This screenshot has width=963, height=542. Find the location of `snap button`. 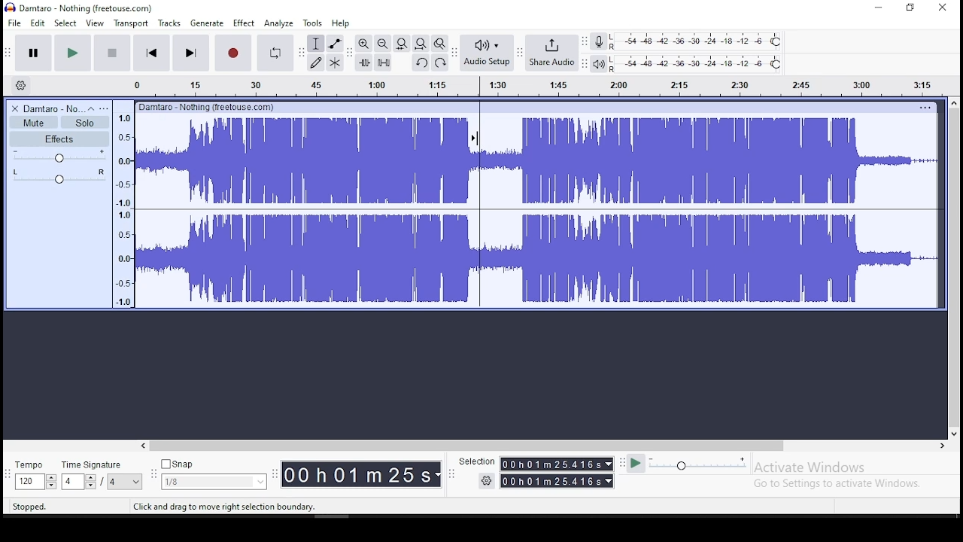

snap button is located at coordinates (177, 464).